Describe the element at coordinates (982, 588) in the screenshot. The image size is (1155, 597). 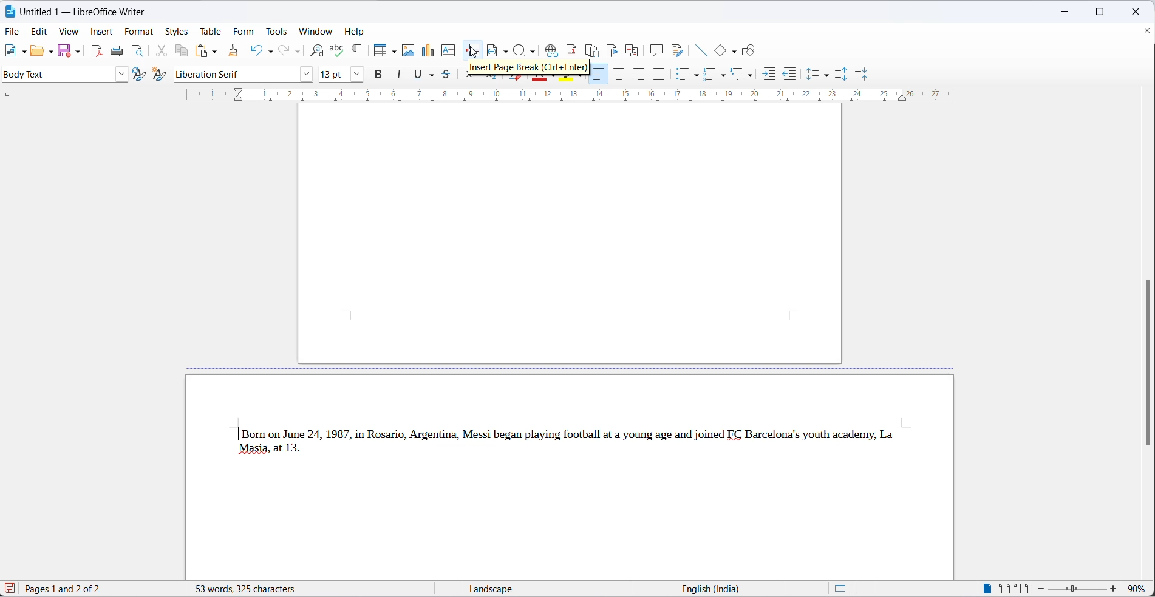
I see `single page view` at that location.